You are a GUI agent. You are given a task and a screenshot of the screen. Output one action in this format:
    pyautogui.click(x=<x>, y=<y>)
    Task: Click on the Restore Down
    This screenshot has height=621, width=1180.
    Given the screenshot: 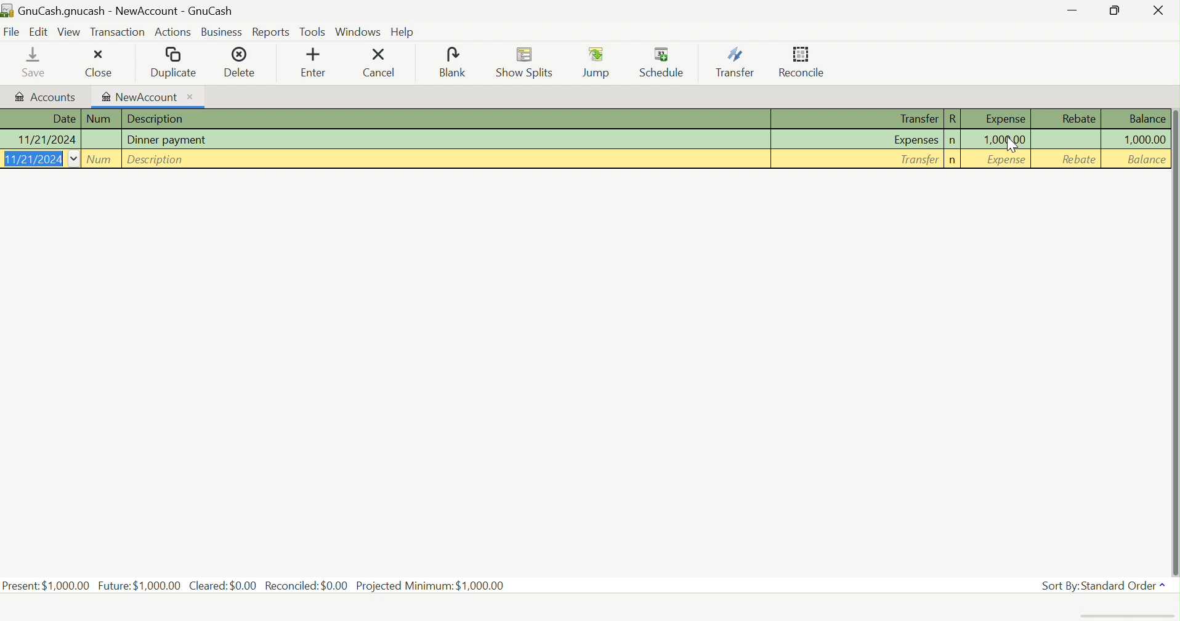 What is the action you would take?
    pyautogui.click(x=1115, y=10)
    